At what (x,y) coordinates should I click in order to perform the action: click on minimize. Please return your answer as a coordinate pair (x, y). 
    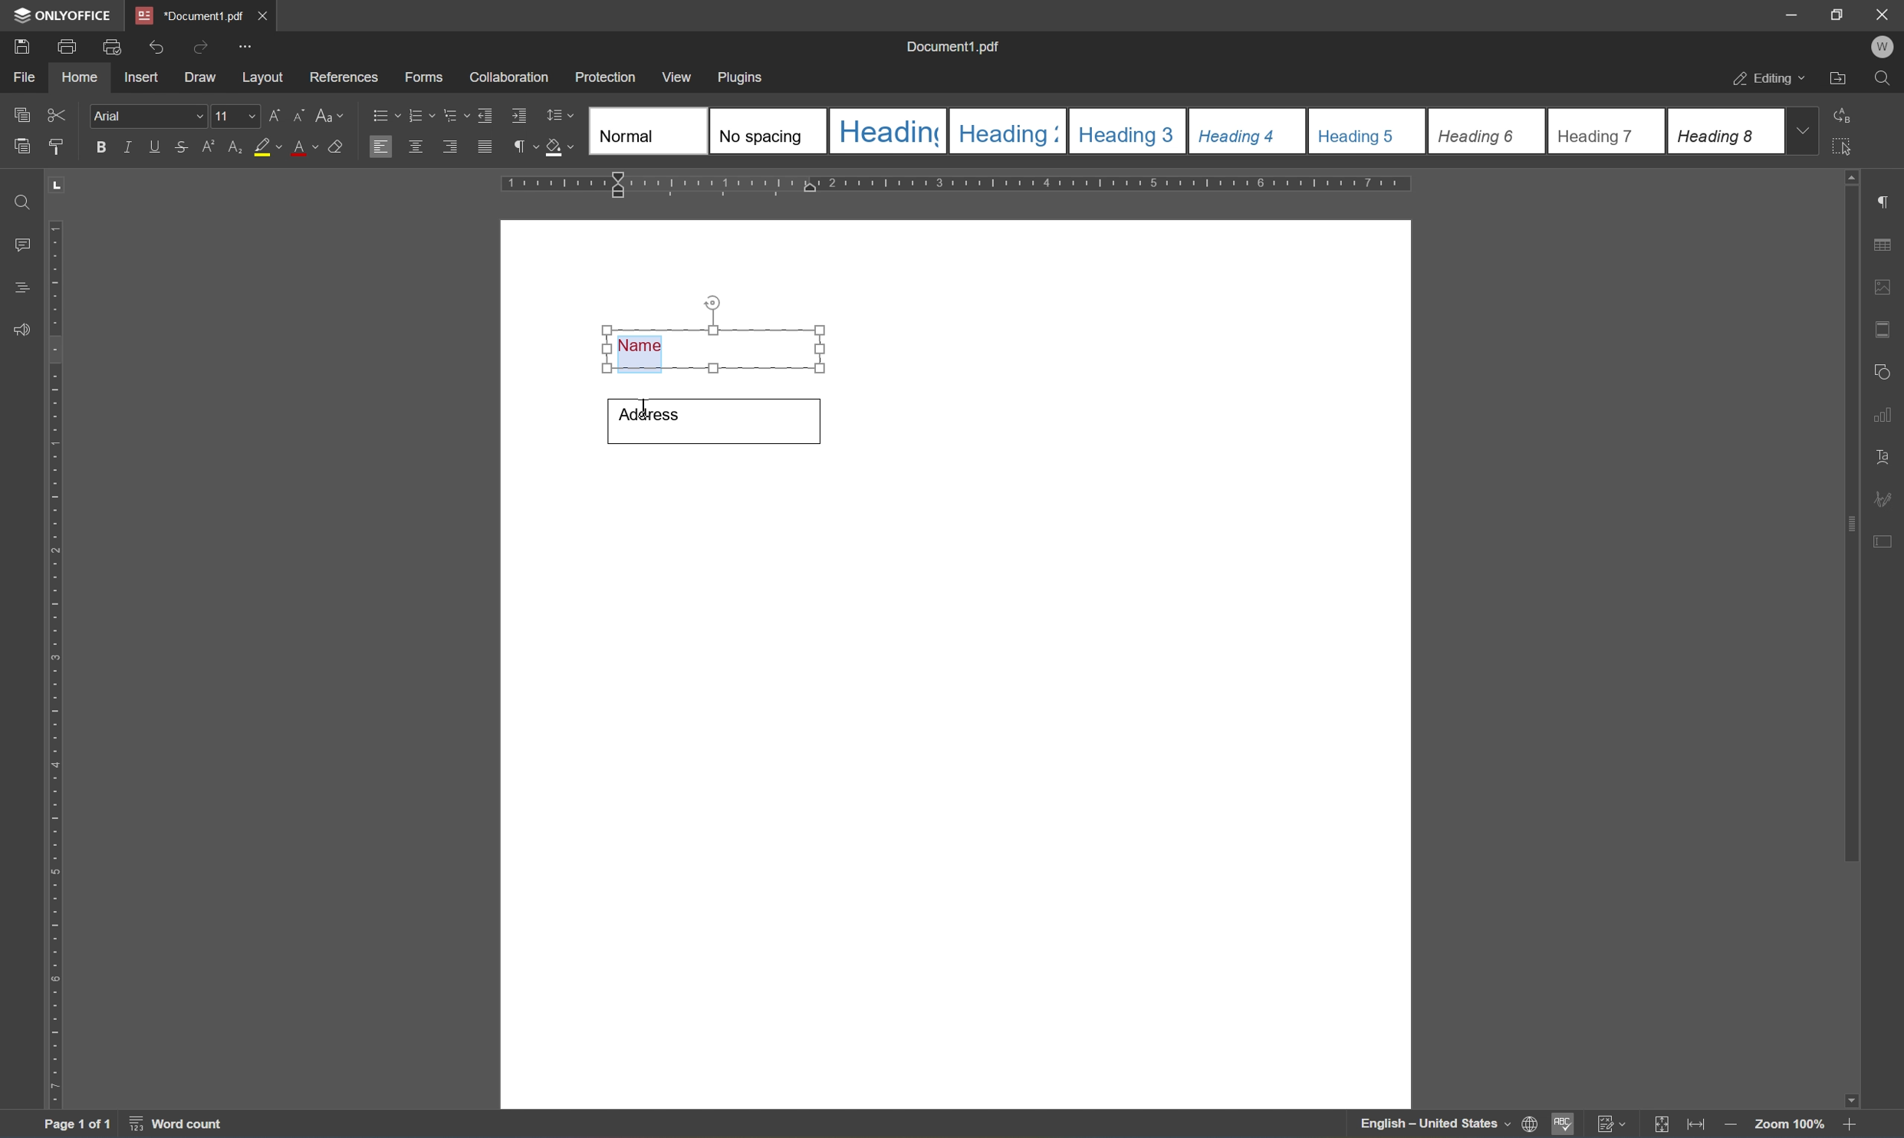
    Looking at the image, I should click on (1792, 14).